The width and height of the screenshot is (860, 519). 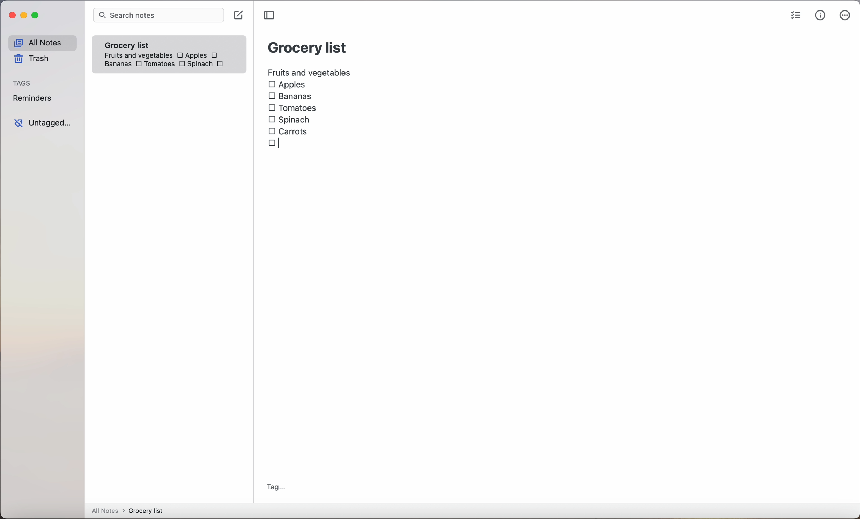 I want to click on grocery list note fruits and vegetables, so click(x=136, y=47).